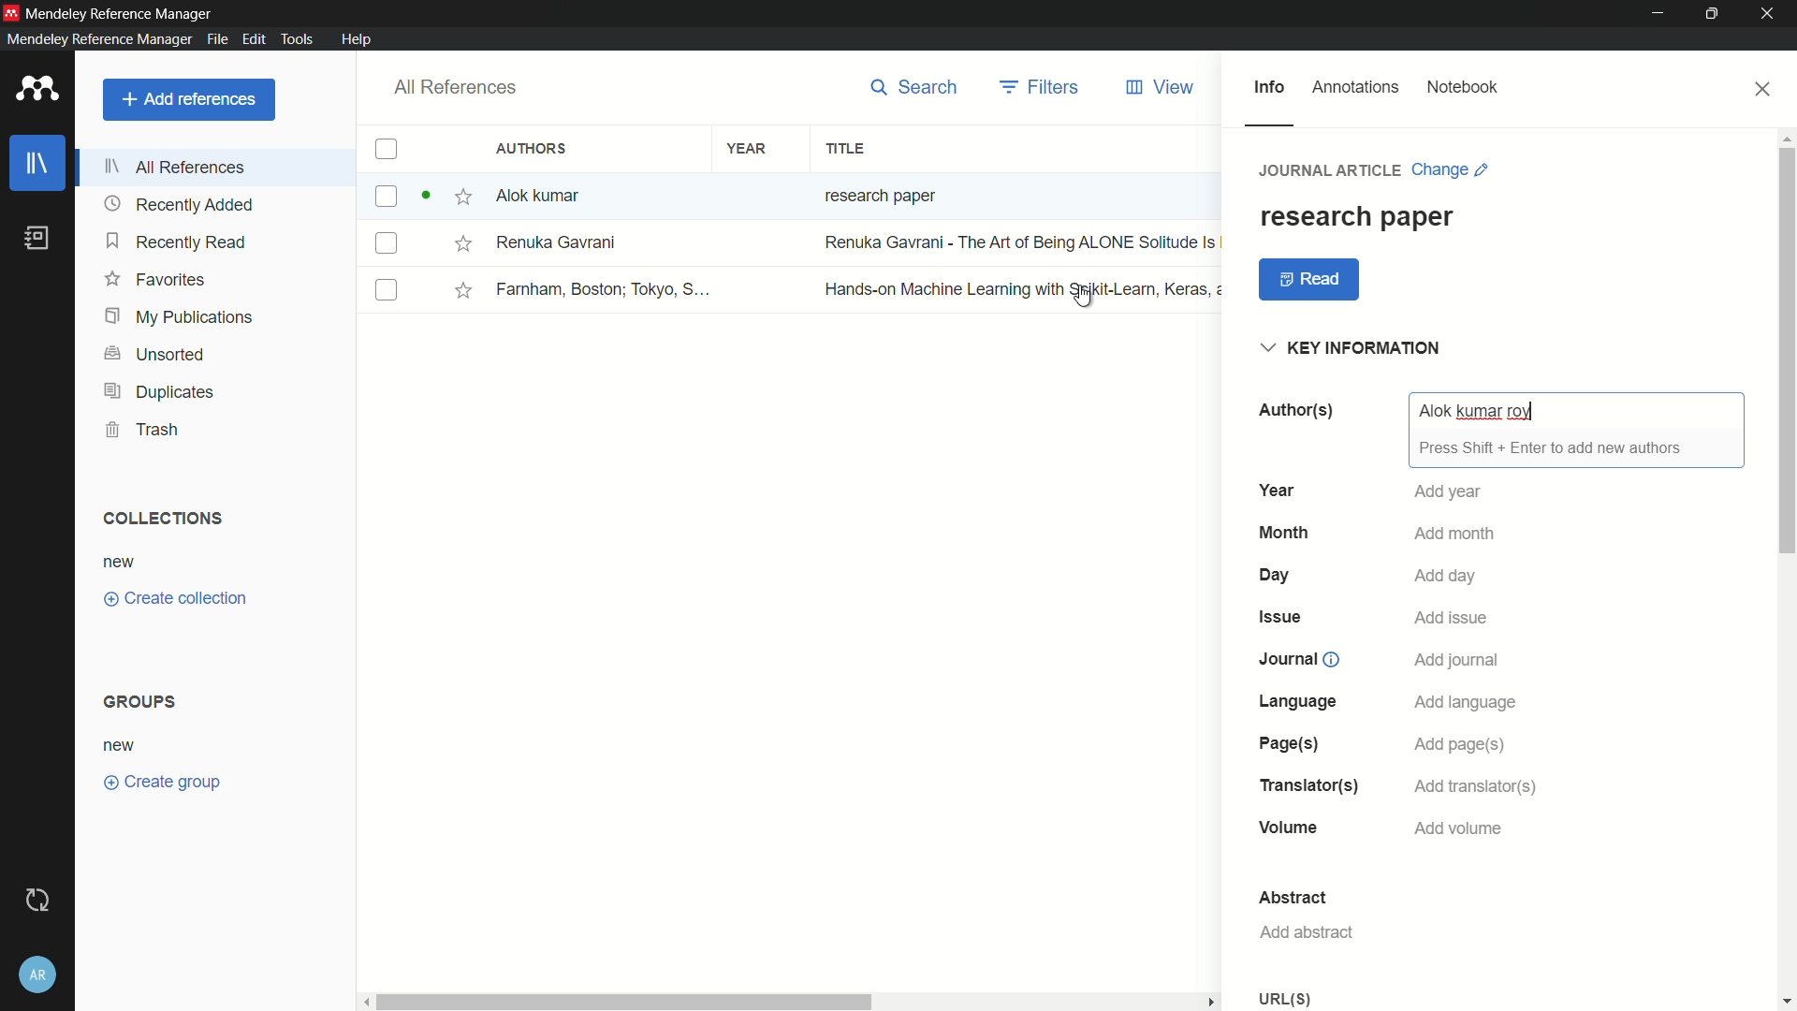 The image size is (1797, 1011). Describe the element at coordinates (143, 700) in the screenshot. I see `groups` at that location.